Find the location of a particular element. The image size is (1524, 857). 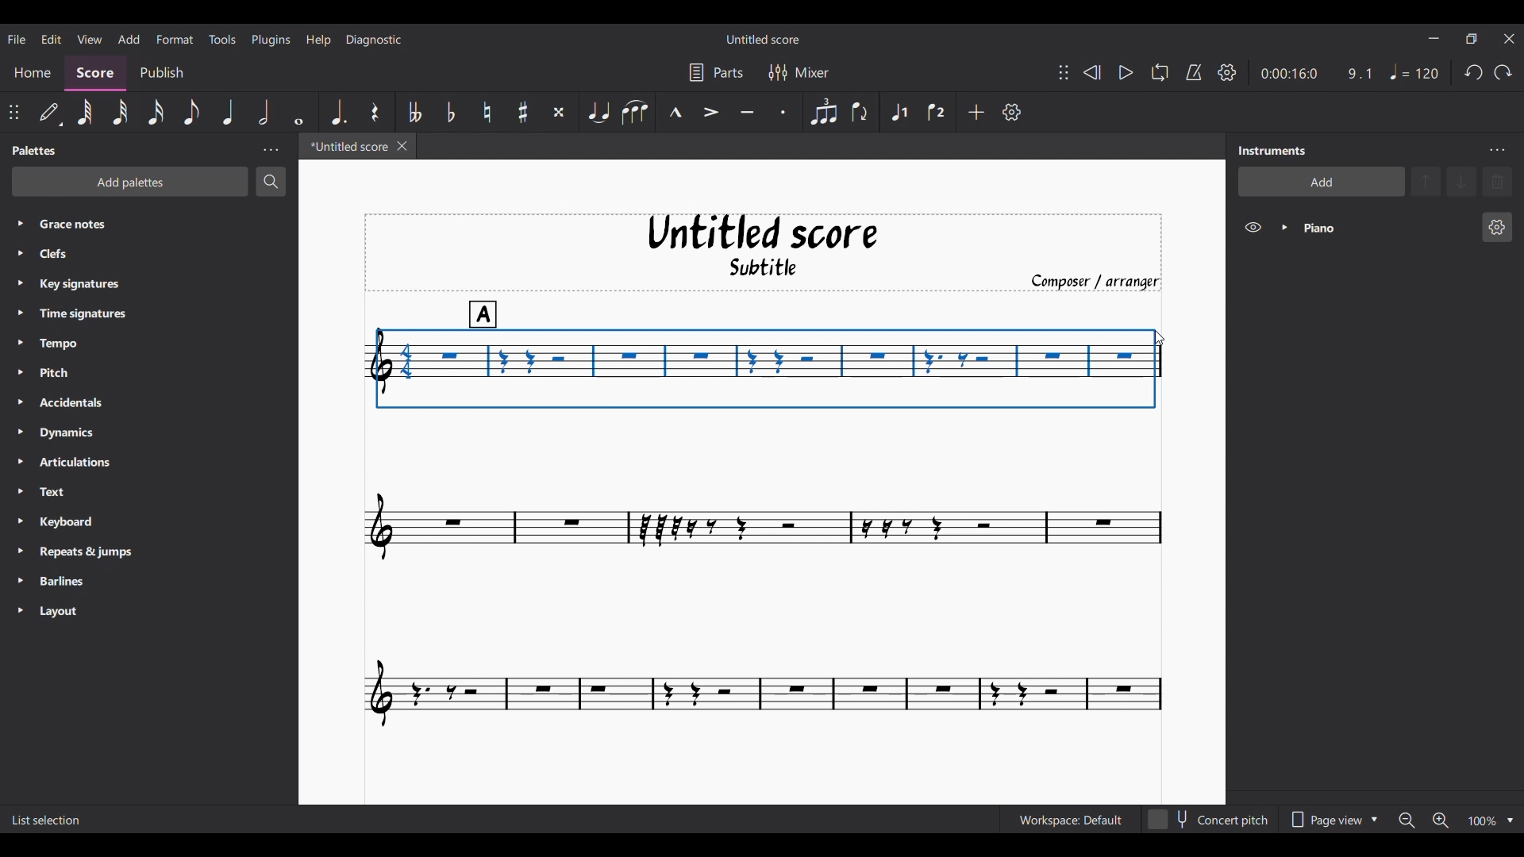

Panel settings is located at coordinates (271, 150).